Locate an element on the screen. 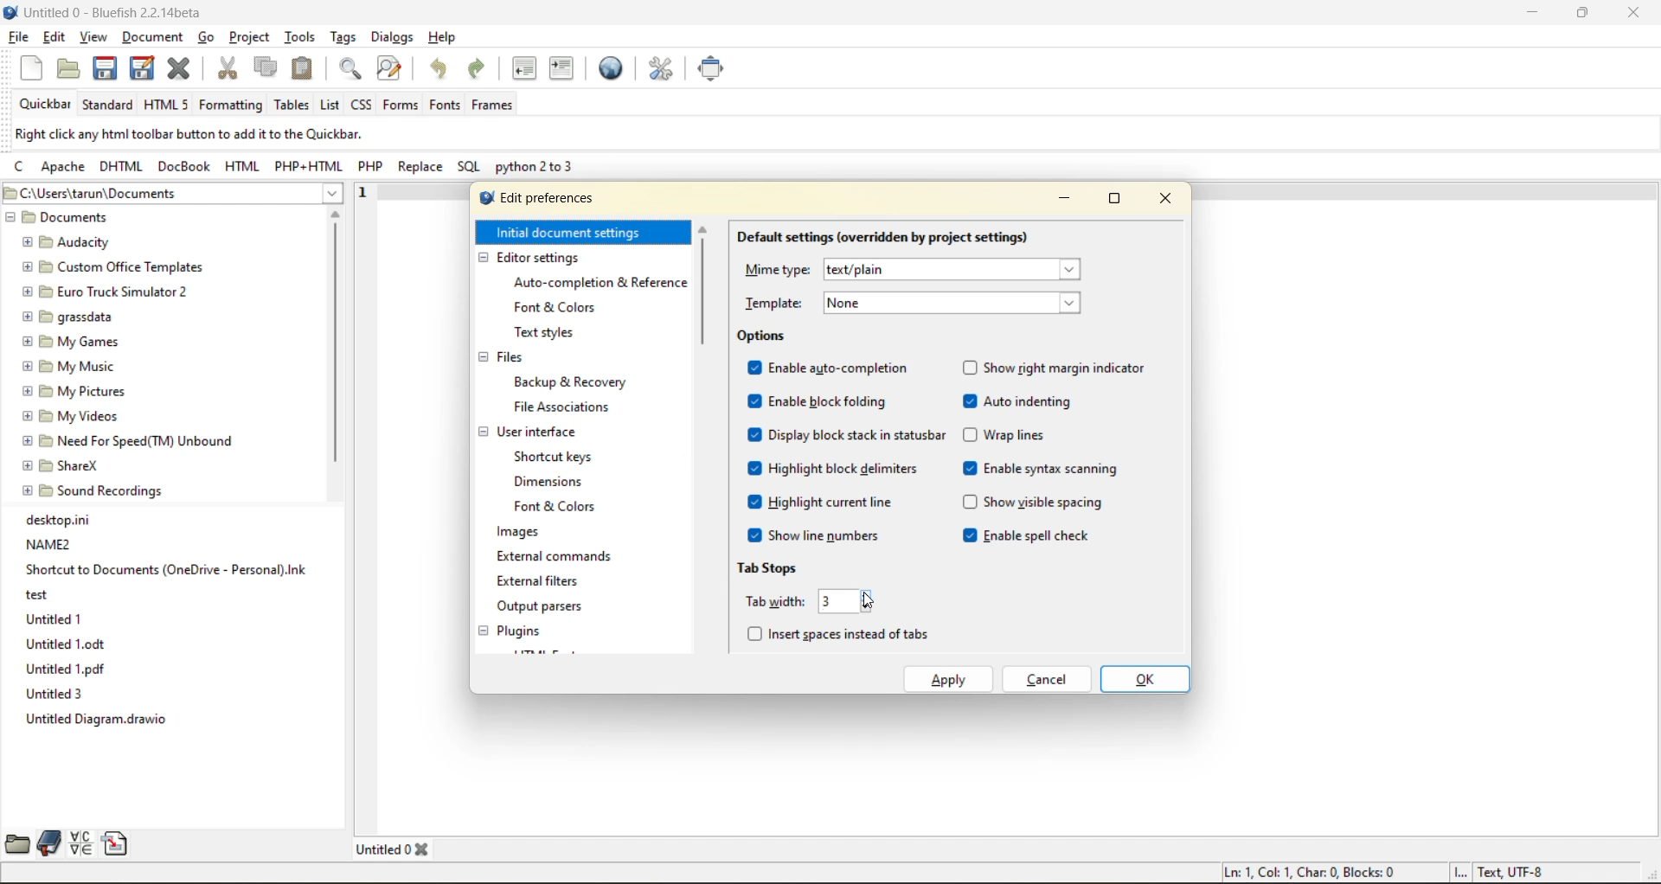 The width and height of the screenshot is (1661, 884). show visible spacing is located at coordinates (1034, 505).